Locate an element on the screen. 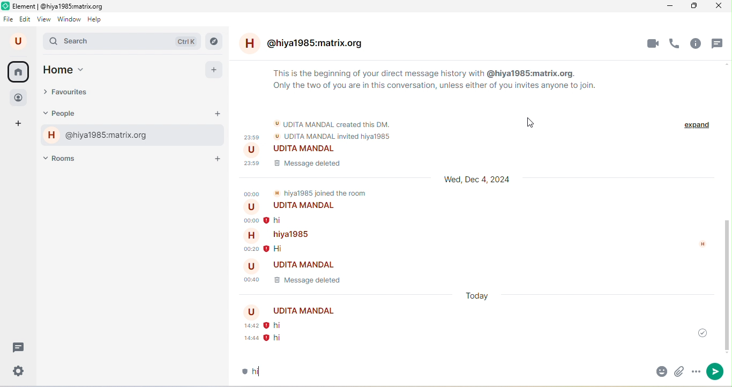 The height and width of the screenshot is (387, 732). start a chat is located at coordinates (218, 114).